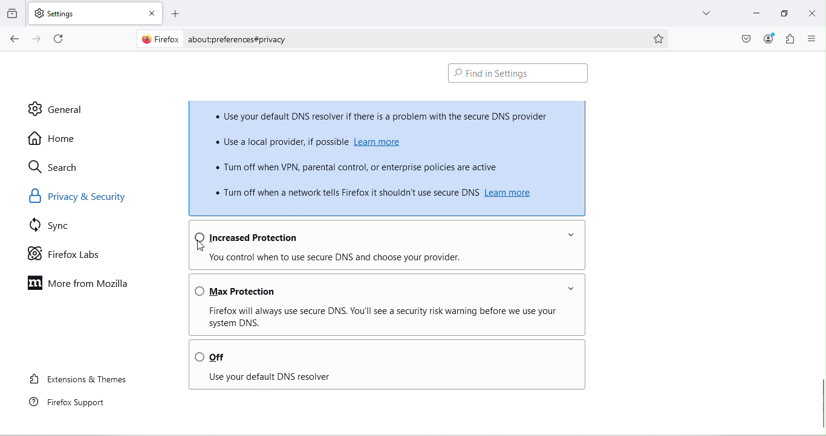 Image resolution: width=826 pixels, height=436 pixels. What do you see at coordinates (518, 74) in the screenshot?
I see `Find in Settings` at bounding box center [518, 74].